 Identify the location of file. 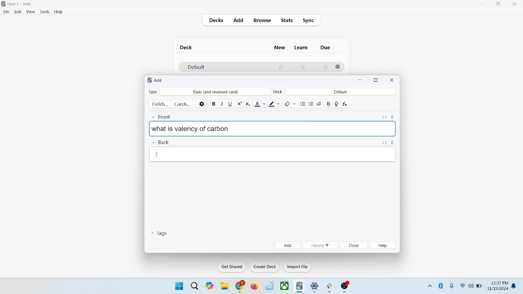
(6, 12).